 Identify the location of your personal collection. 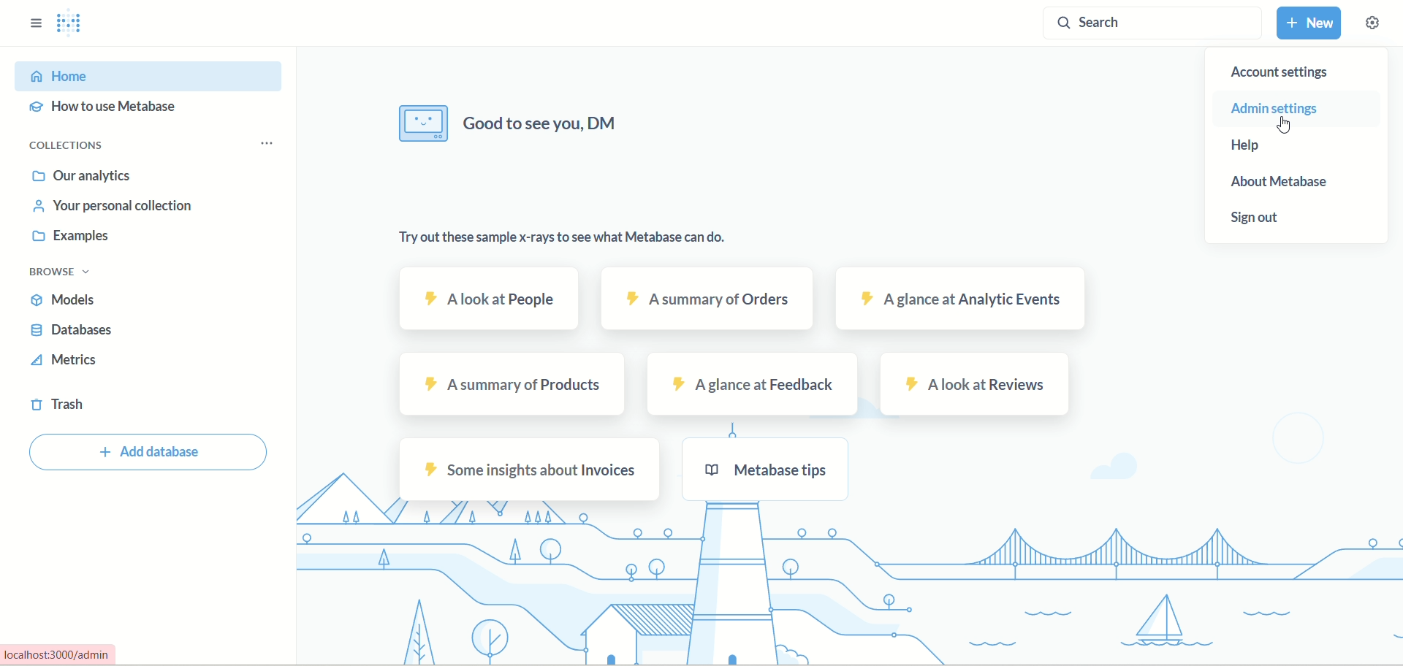
(108, 204).